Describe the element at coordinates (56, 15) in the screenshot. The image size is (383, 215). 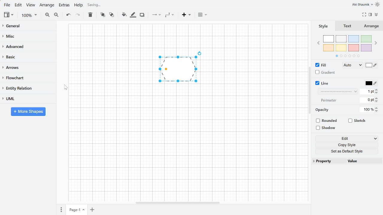
I see `Zoom out` at that location.